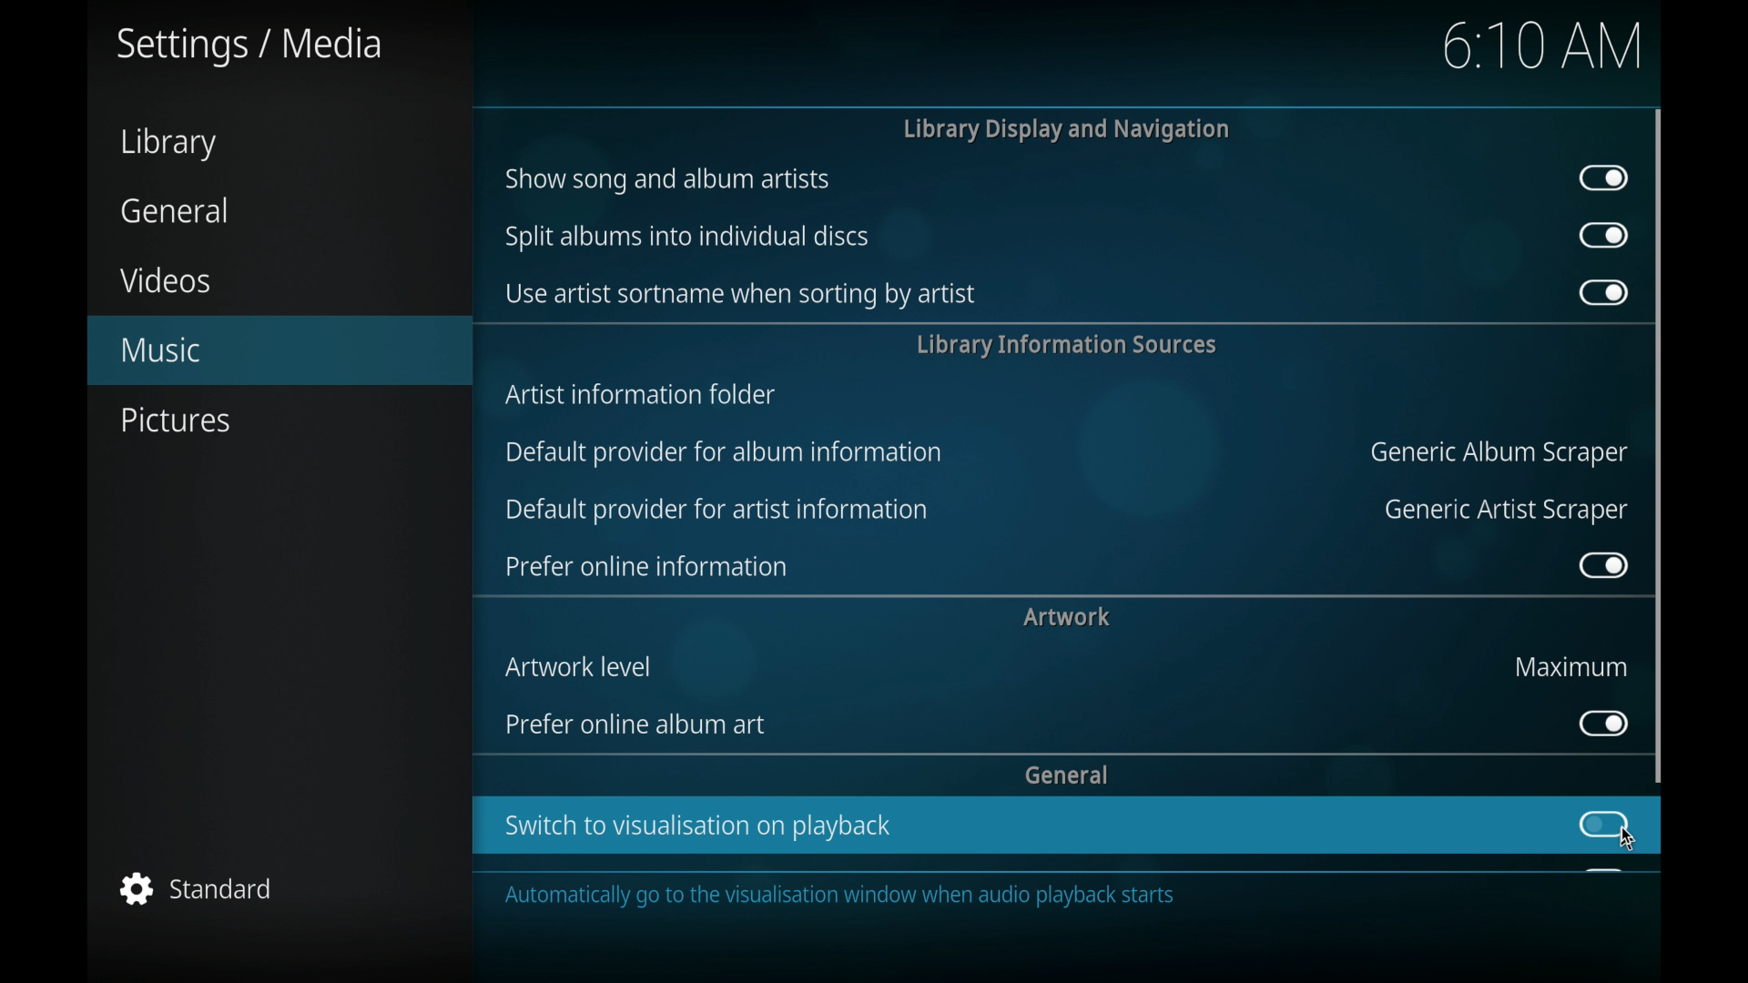 This screenshot has height=983, width=1748. What do you see at coordinates (1067, 129) in the screenshot?
I see `library display` at bounding box center [1067, 129].